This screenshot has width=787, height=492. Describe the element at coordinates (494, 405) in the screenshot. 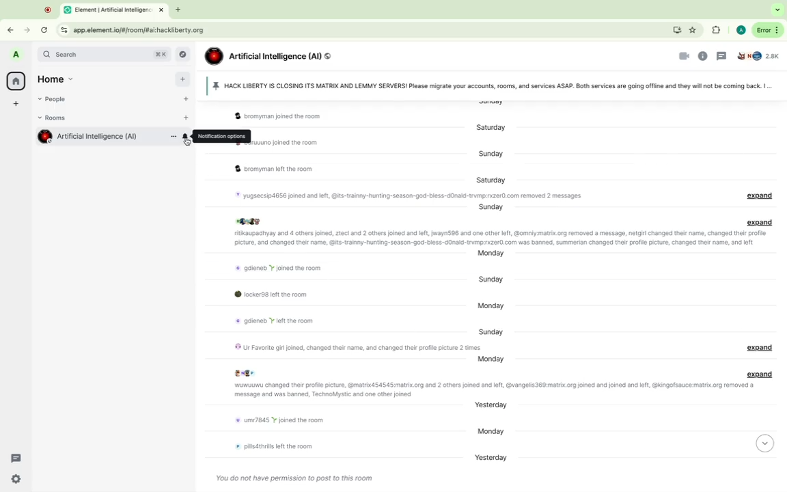

I see `Day` at that location.